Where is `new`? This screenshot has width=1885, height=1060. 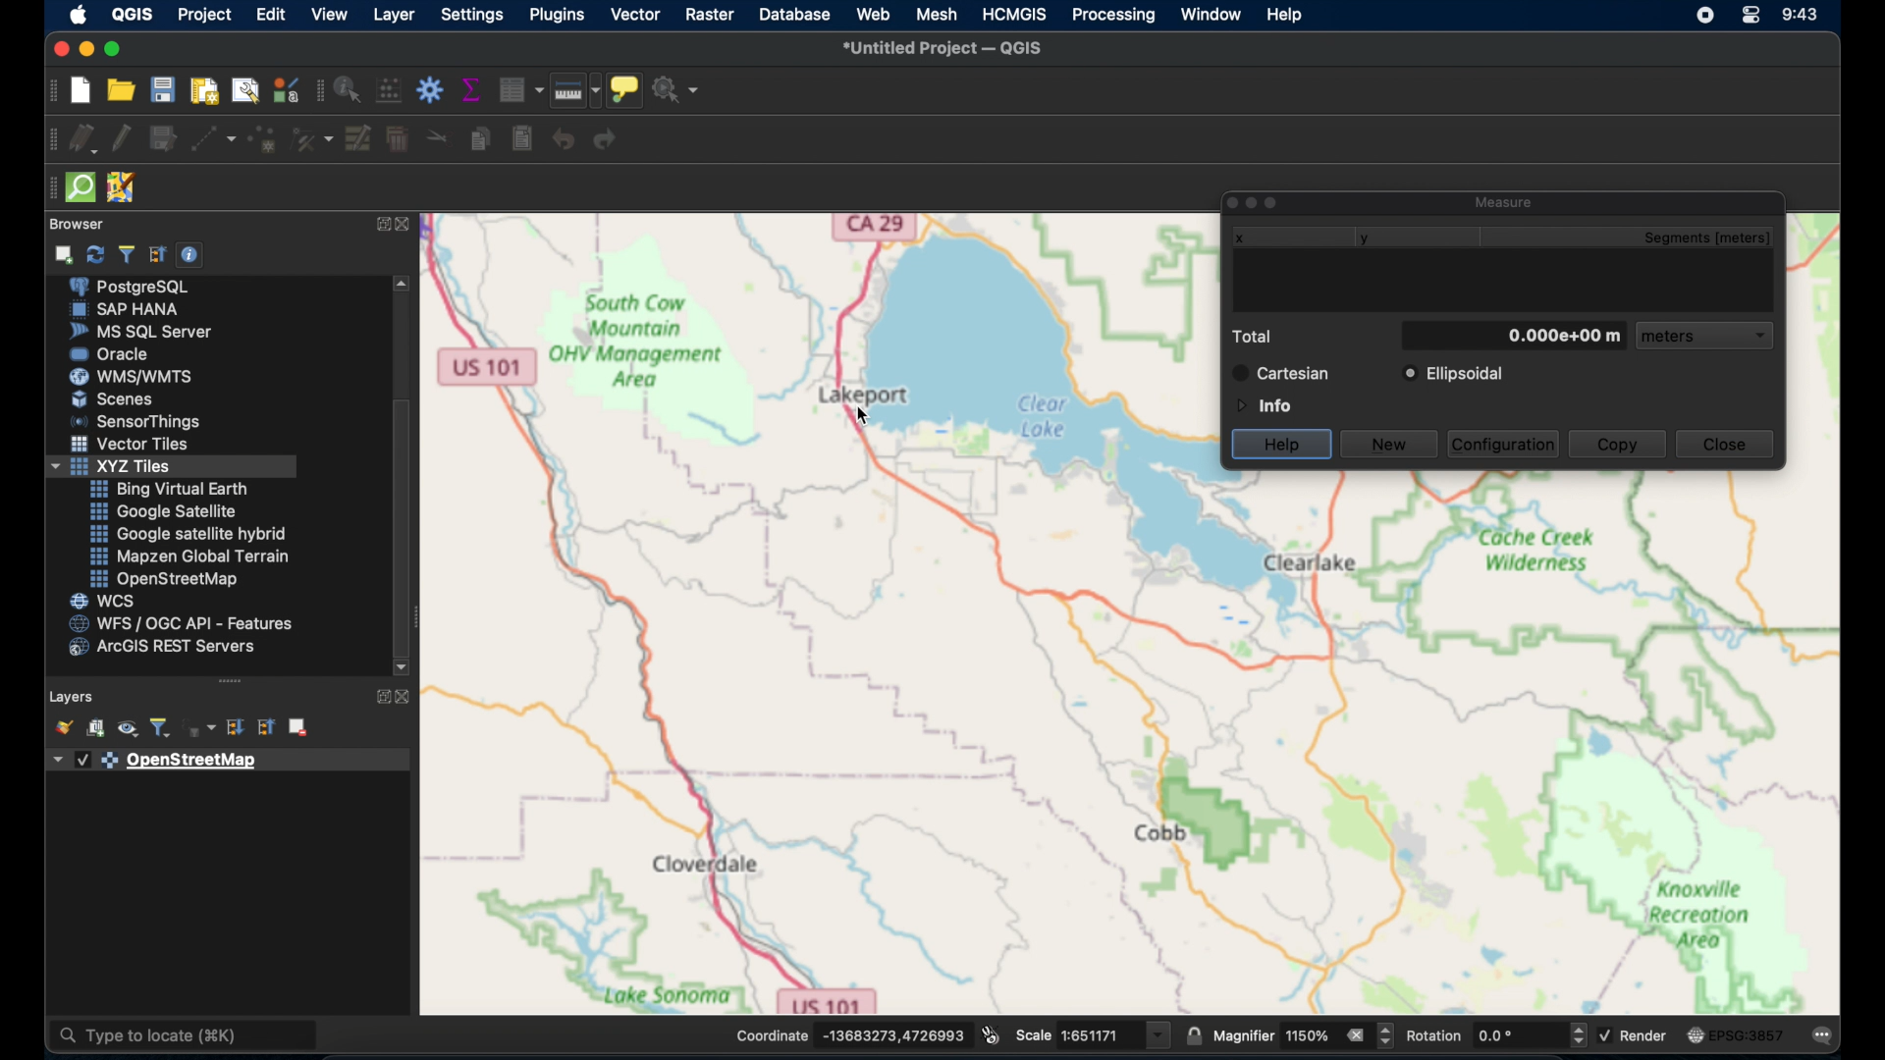
new is located at coordinates (1389, 446).